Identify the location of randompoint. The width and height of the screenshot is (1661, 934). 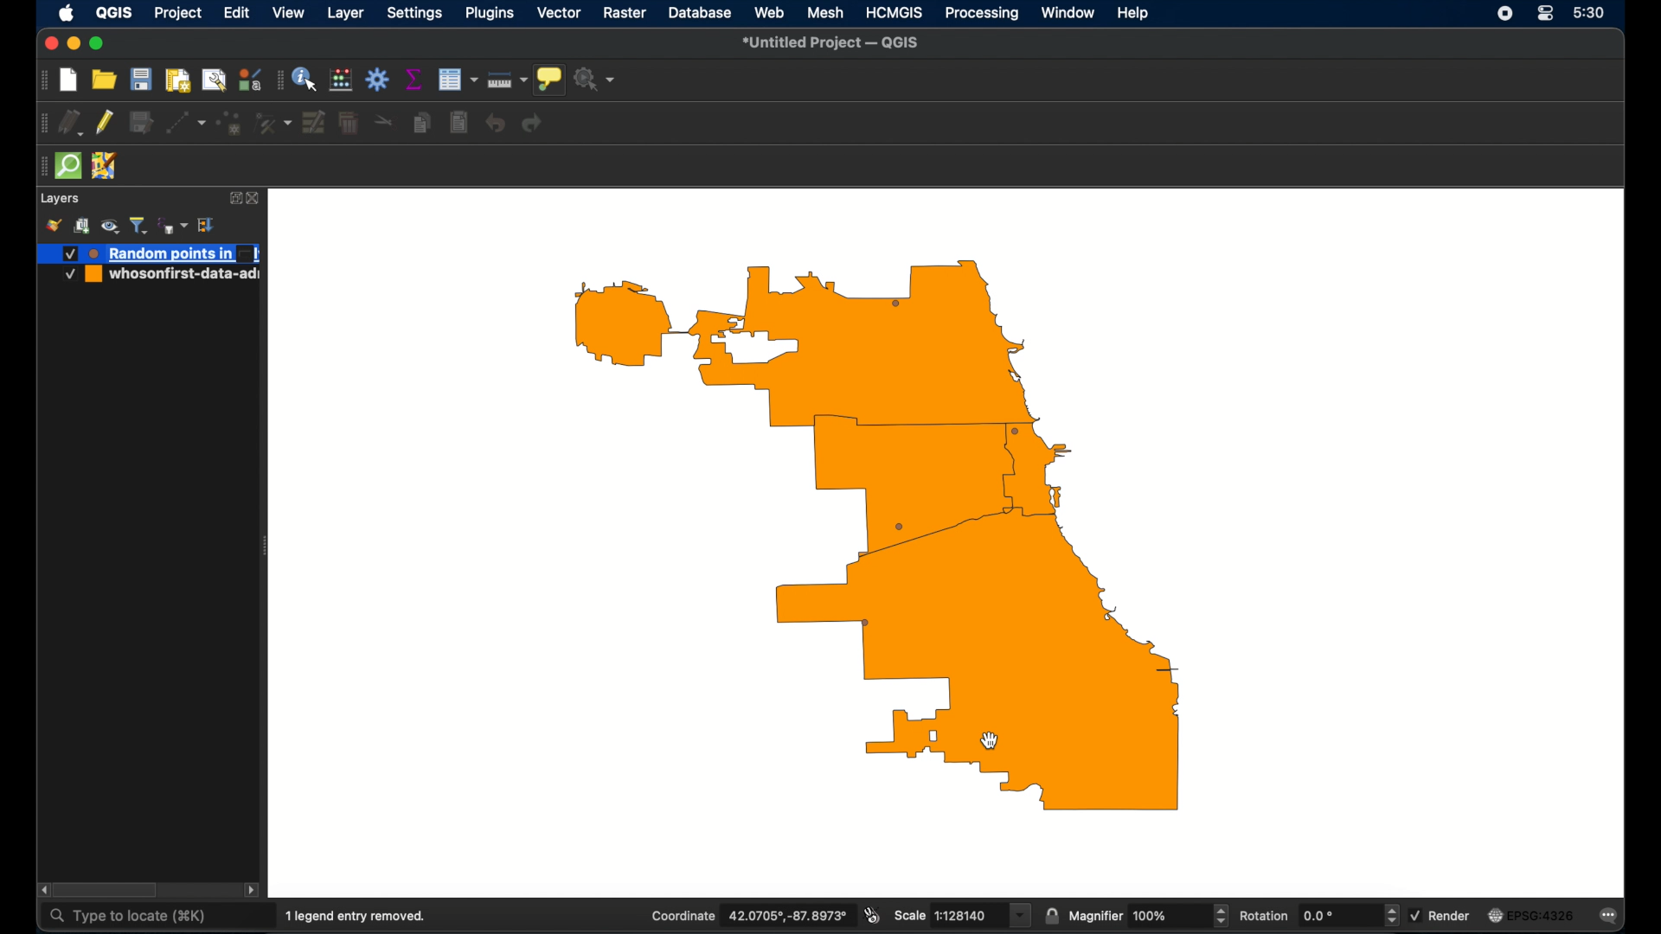
(897, 526).